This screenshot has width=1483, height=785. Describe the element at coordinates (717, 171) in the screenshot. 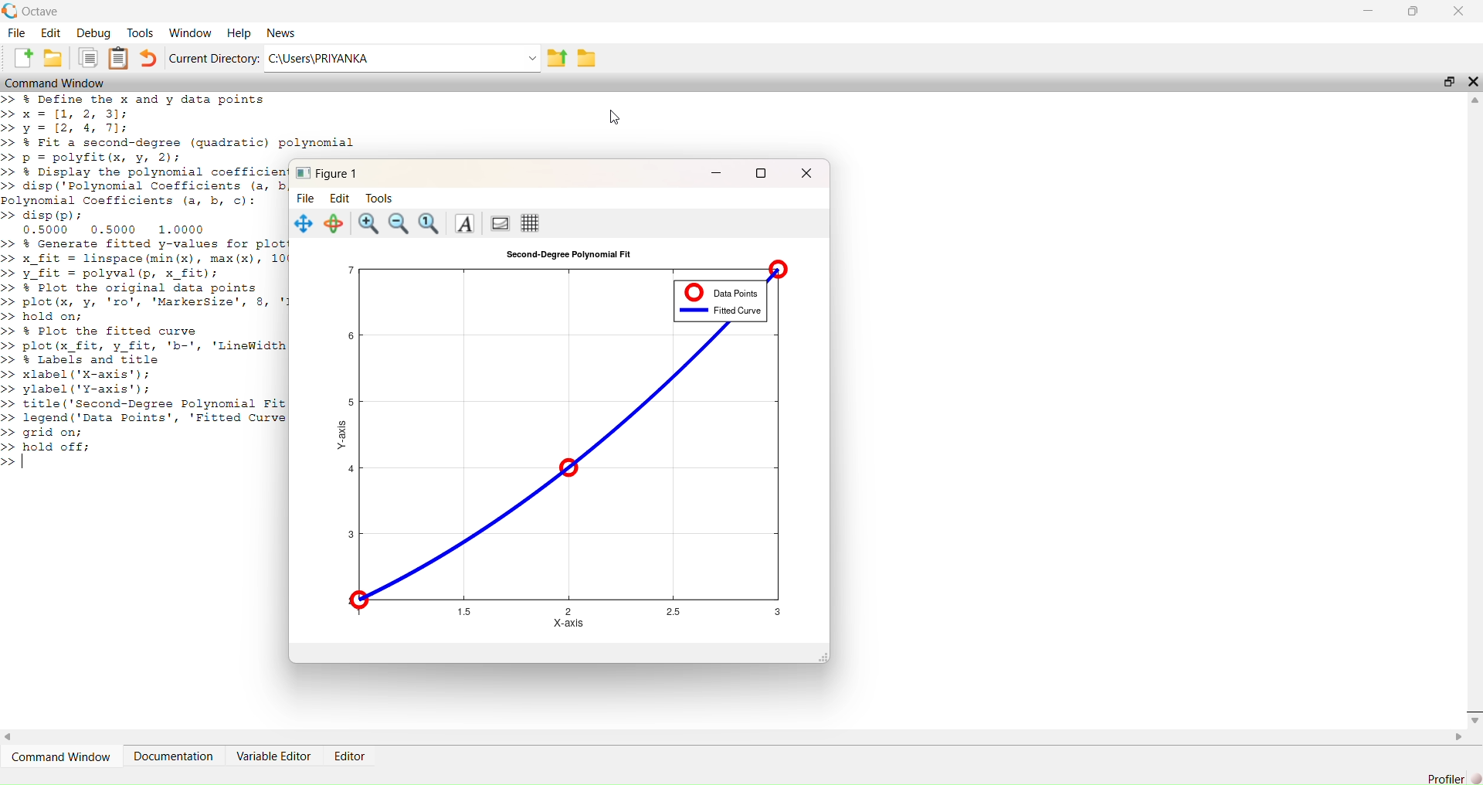

I see `Minimize` at that location.